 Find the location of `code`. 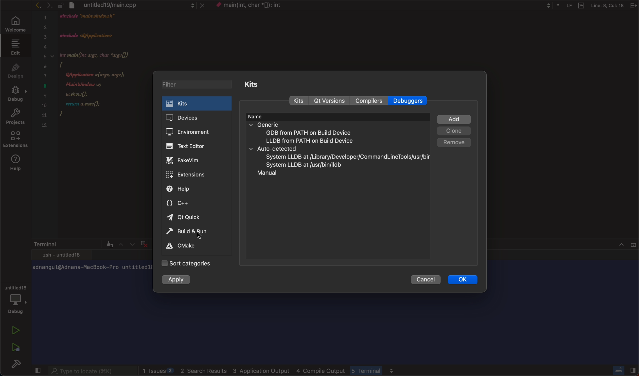

code is located at coordinates (92, 70).